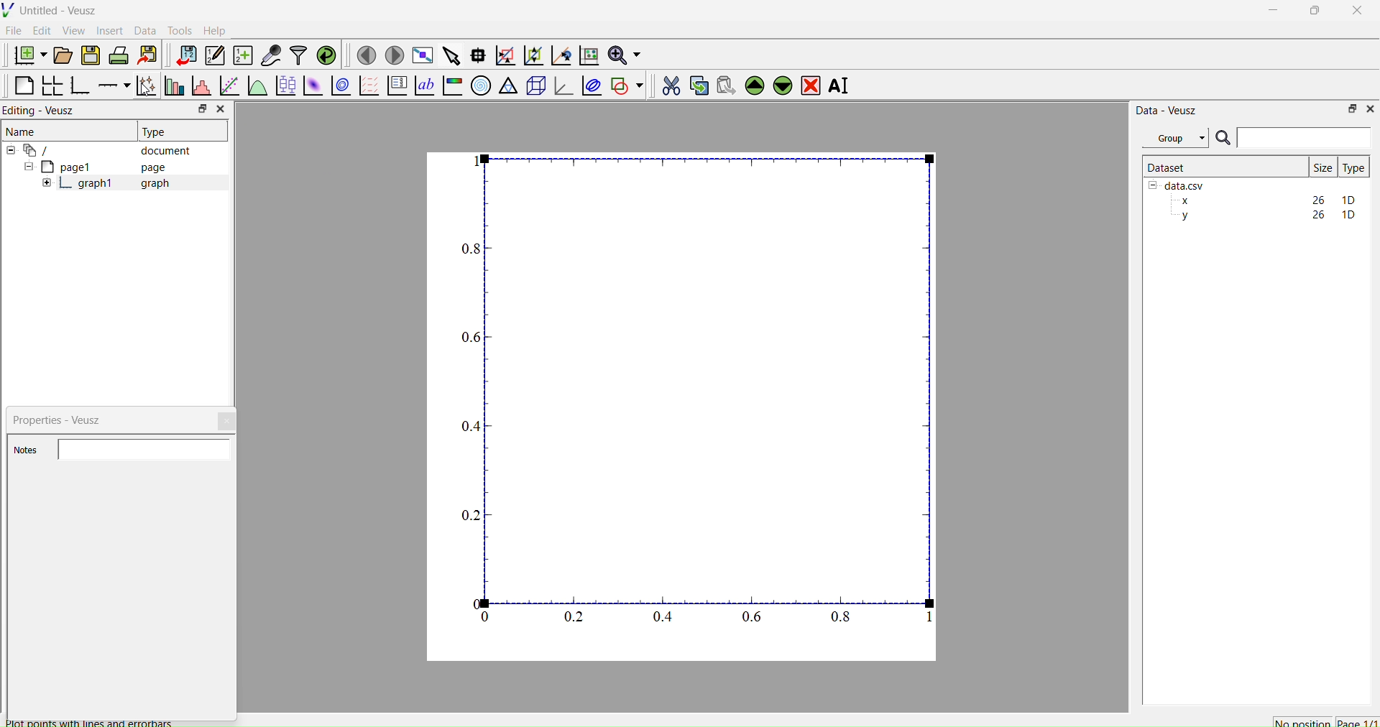 The width and height of the screenshot is (1380, 727). Describe the element at coordinates (1322, 166) in the screenshot. I see `| Size` at that location.